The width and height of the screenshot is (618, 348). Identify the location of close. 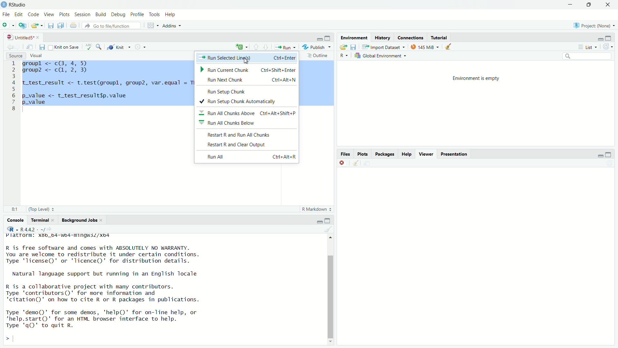
(606, 5).